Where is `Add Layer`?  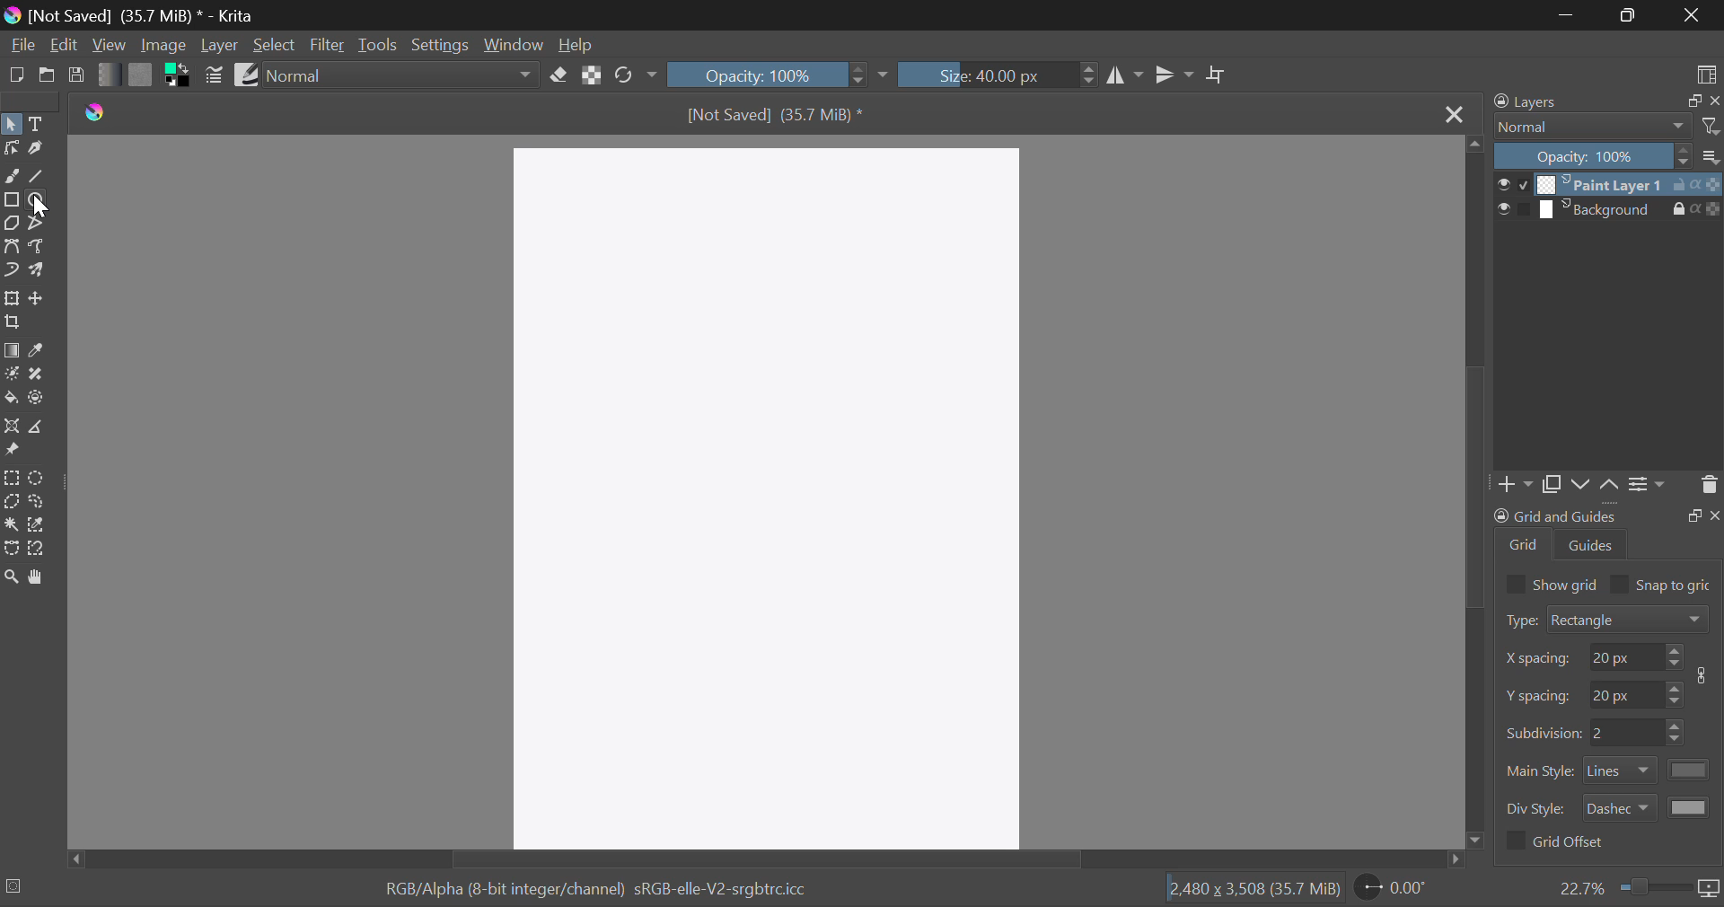 Add Layer is located at coordinates (1517, 486).